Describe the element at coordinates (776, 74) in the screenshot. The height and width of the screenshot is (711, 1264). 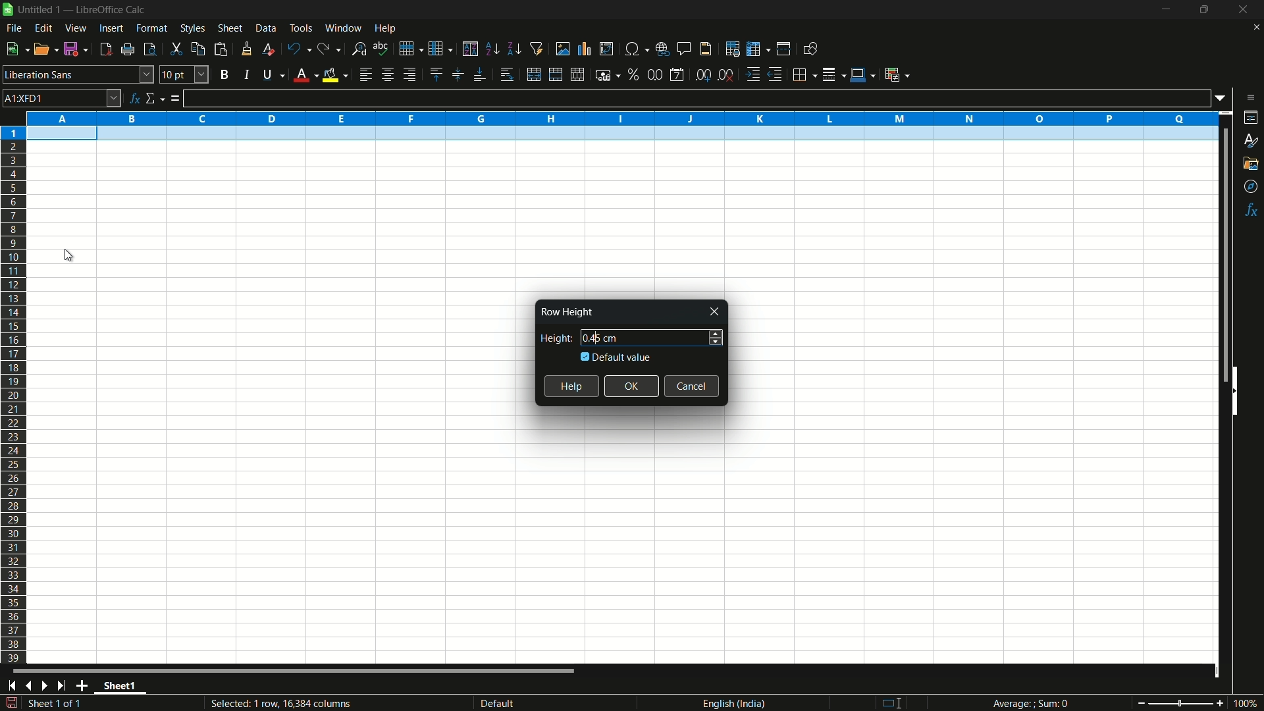
I see `decrease indentation` at that location.